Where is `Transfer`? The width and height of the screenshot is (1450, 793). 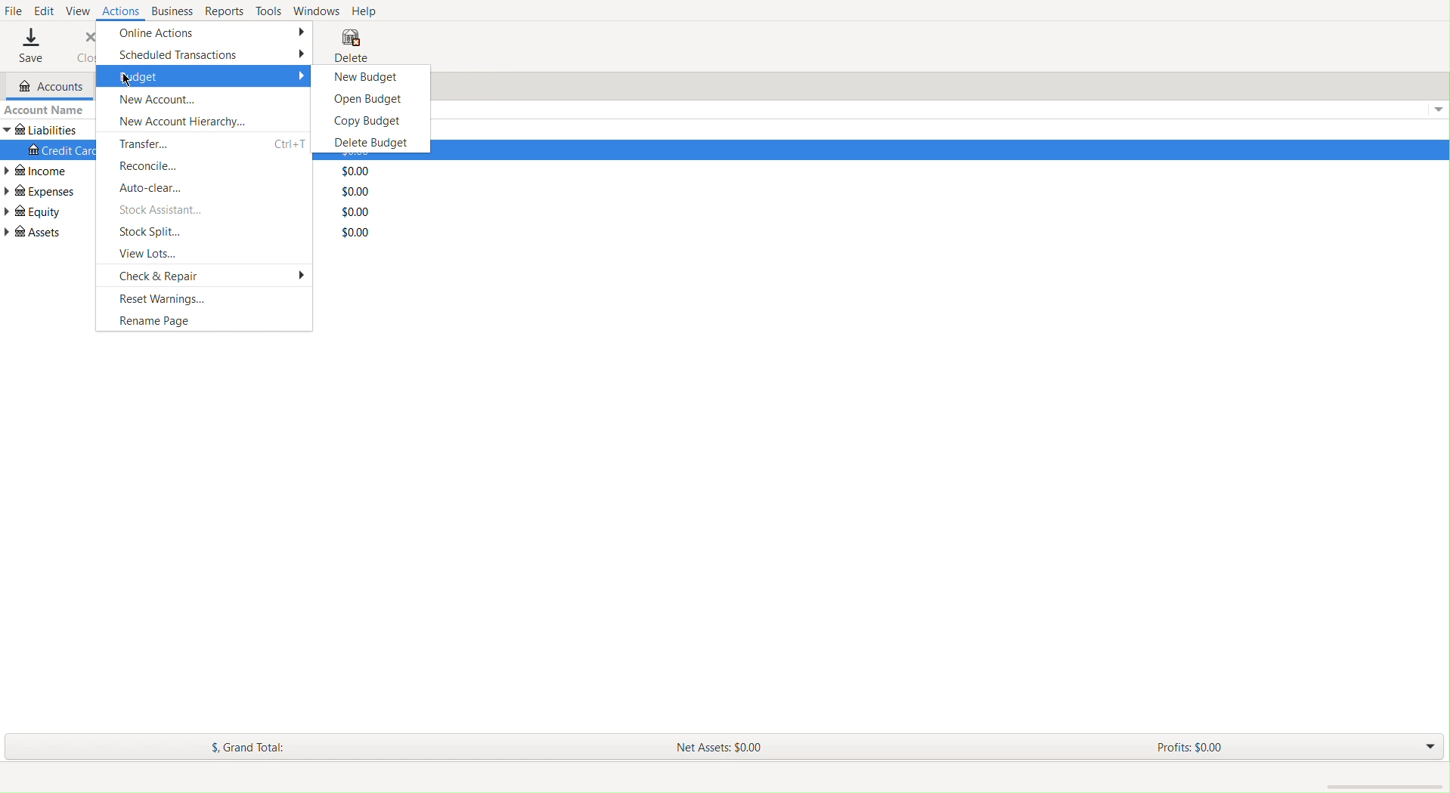 Transfer is located at coordinates (153, 141).